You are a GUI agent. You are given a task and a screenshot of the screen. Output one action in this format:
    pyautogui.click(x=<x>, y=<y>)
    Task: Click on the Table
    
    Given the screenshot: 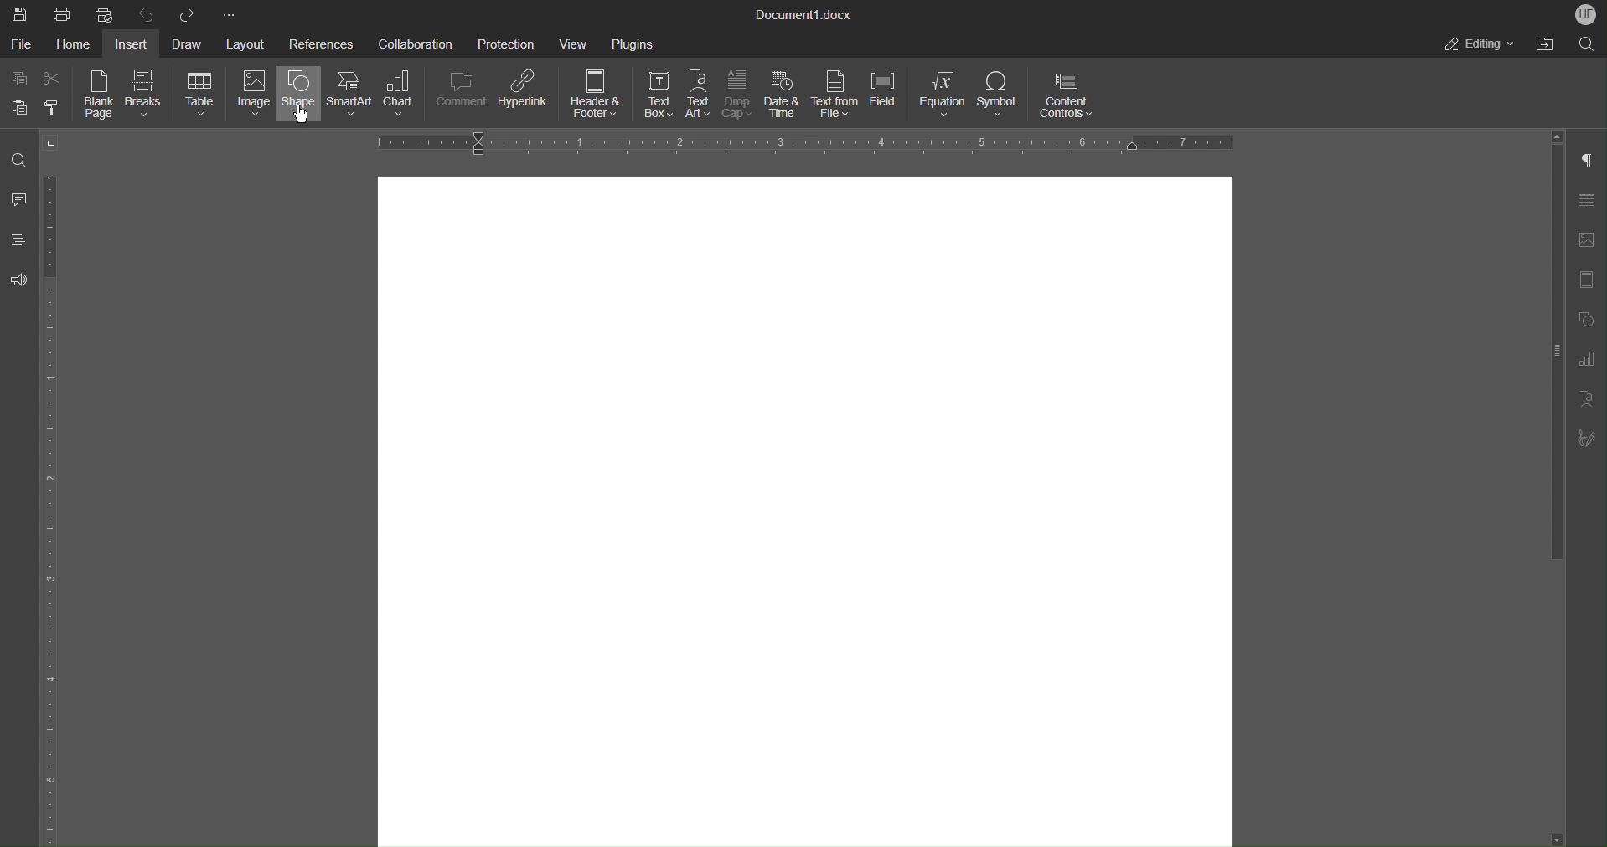 What is the action you would take?
    pyautogui.click(x=199, y=95)
    